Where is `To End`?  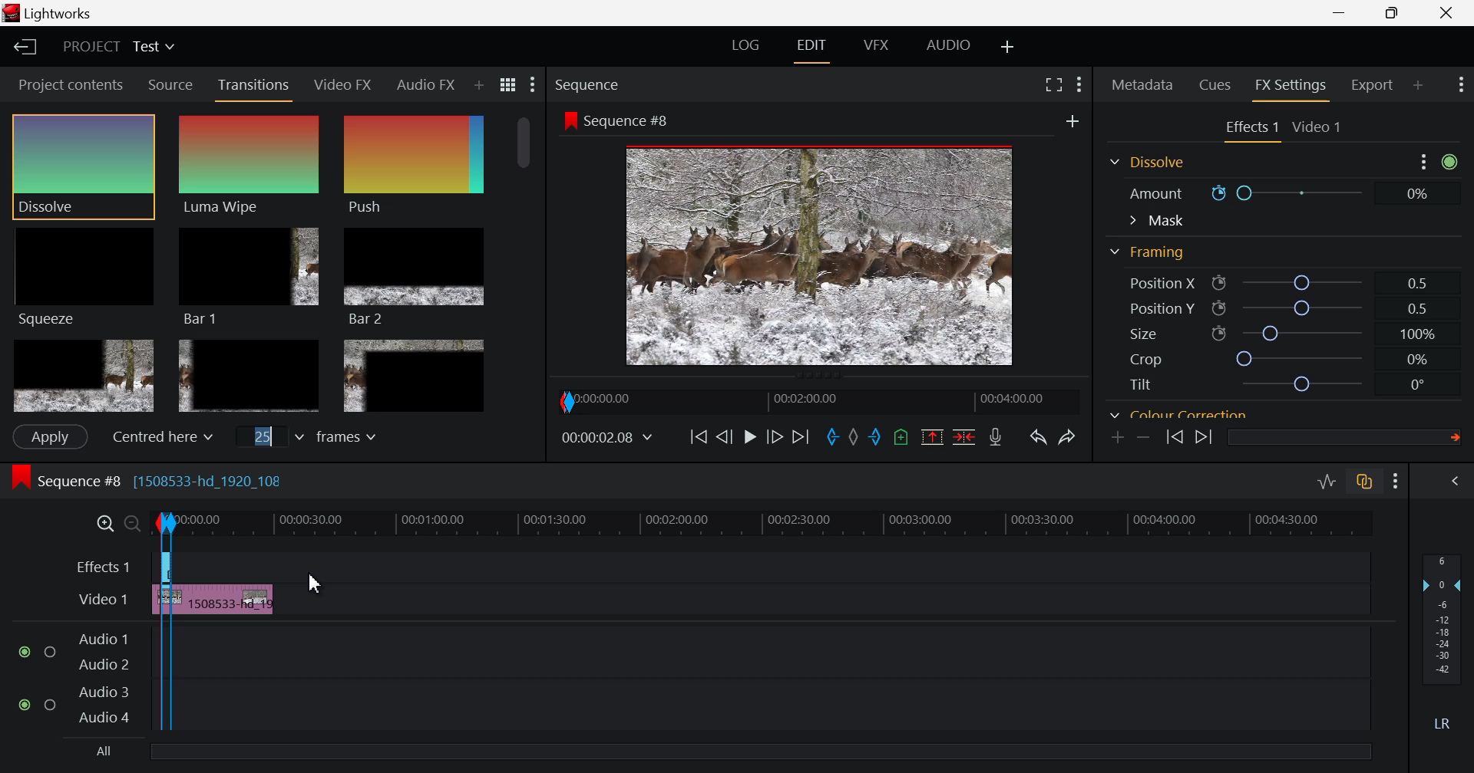 To End is located at coordinates (798, 440).